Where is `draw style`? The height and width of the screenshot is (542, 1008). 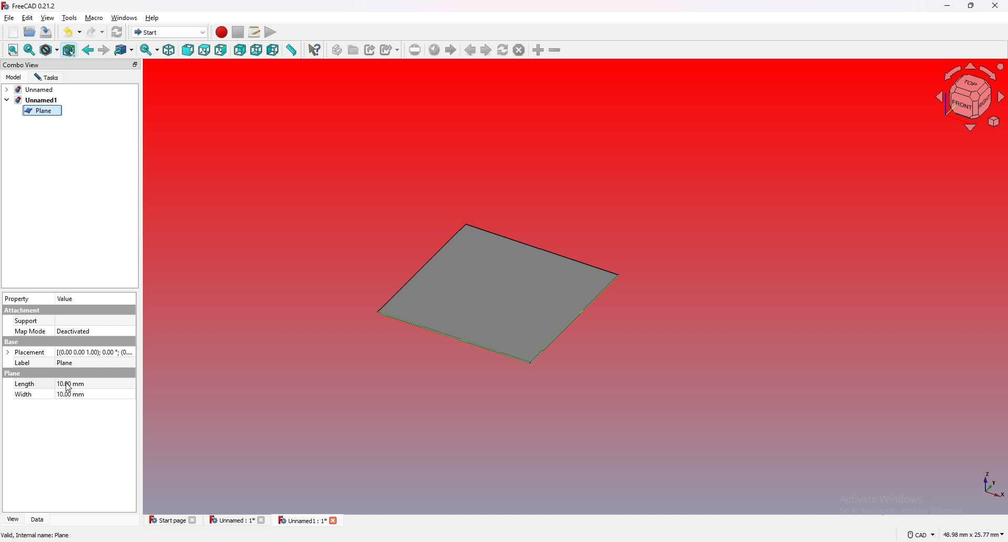 draw style is located at coordinates (49, 50).